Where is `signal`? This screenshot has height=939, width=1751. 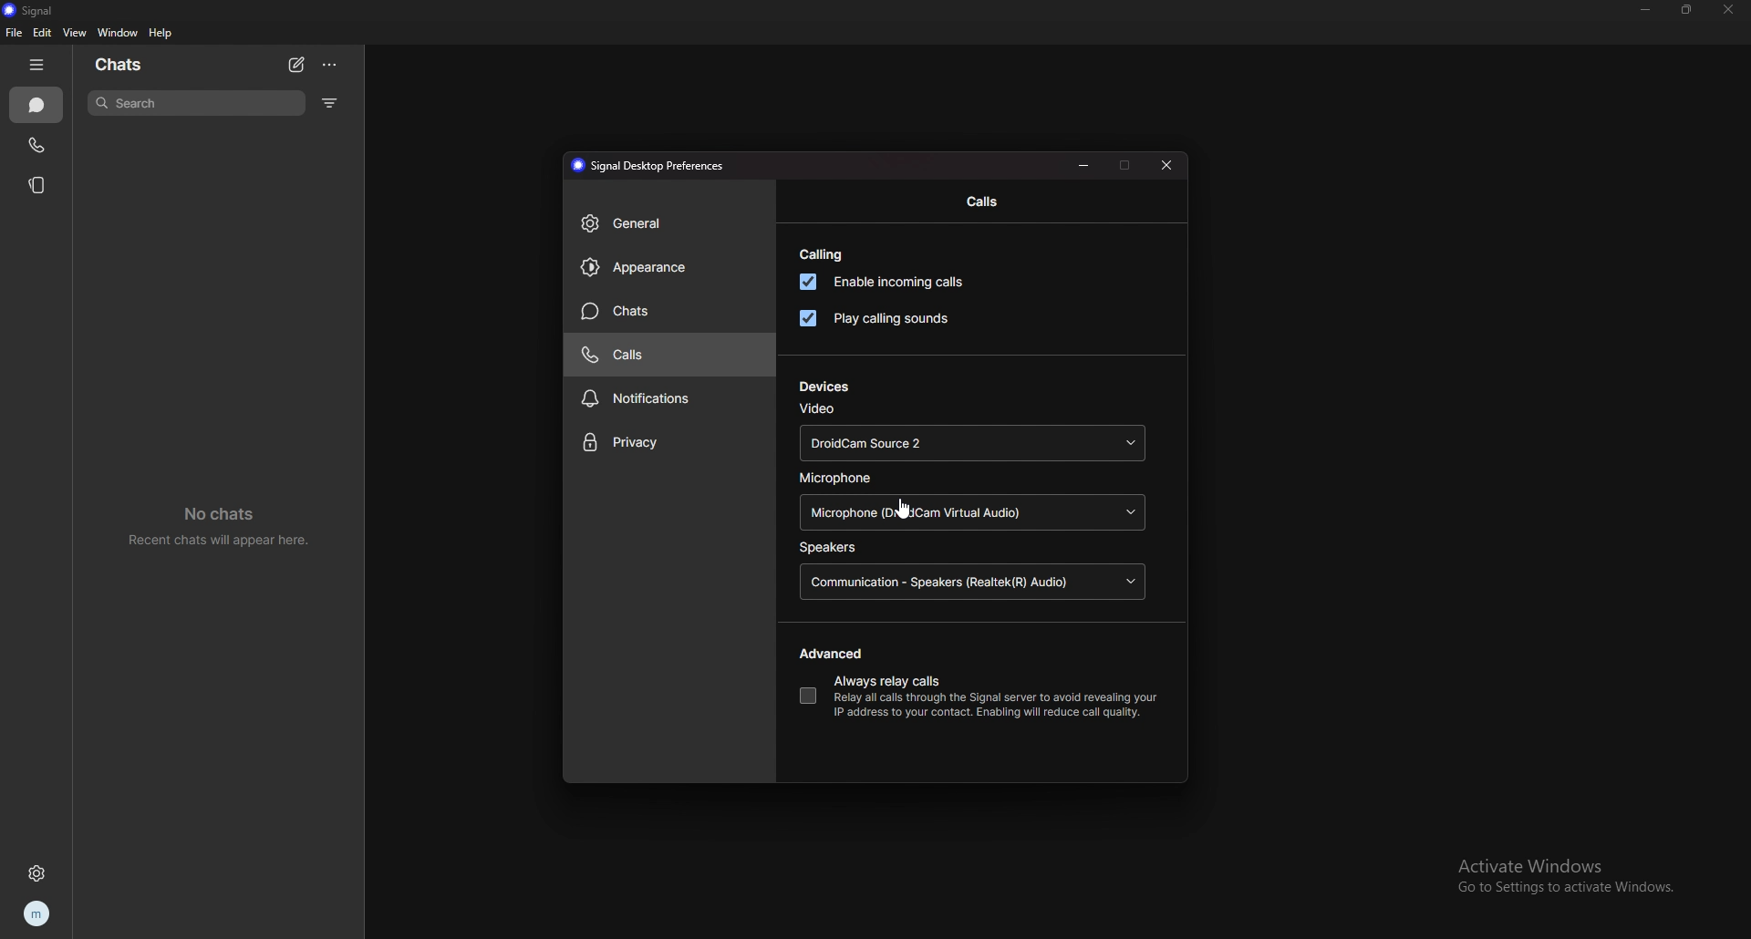 signal is located at coordinates (37, 11).